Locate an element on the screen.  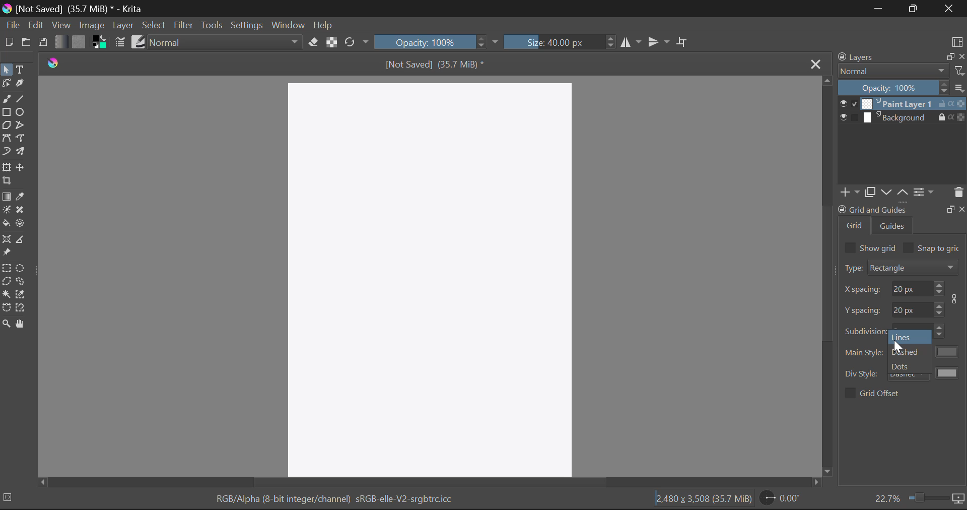
layer 1 is located at coordinates (897, 103).